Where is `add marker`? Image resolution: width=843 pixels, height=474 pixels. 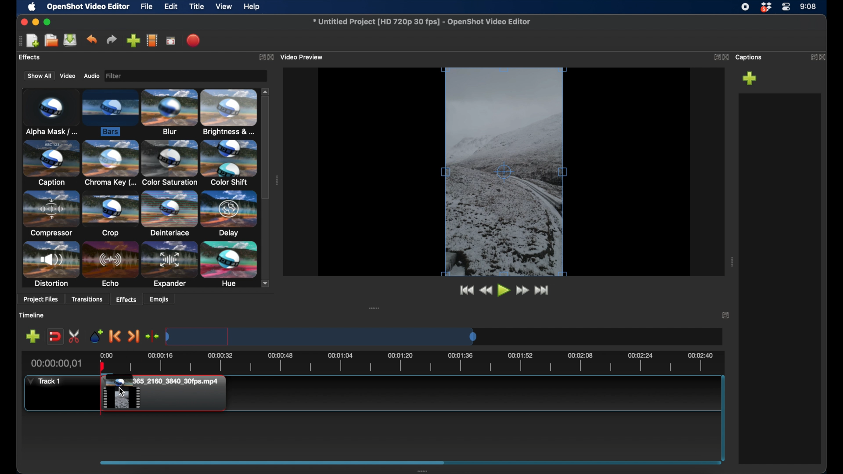 add marker is located at coordinates (97, 336).